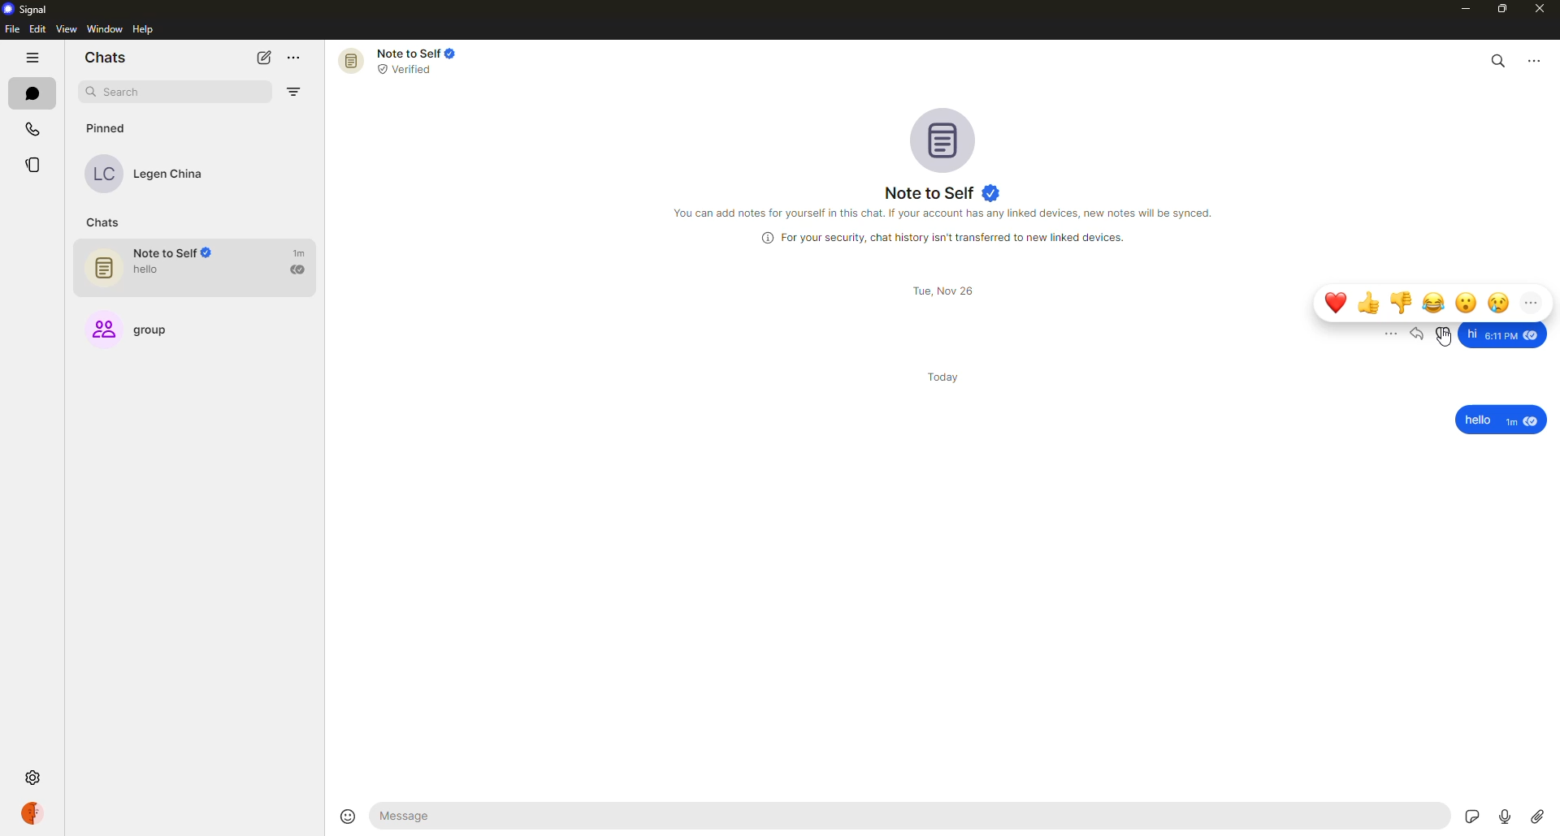 The width and height of the screenshot is (1560, 836). Describe the element at coordinates (297, 93) in the screenshot. I see `filter` at that location.